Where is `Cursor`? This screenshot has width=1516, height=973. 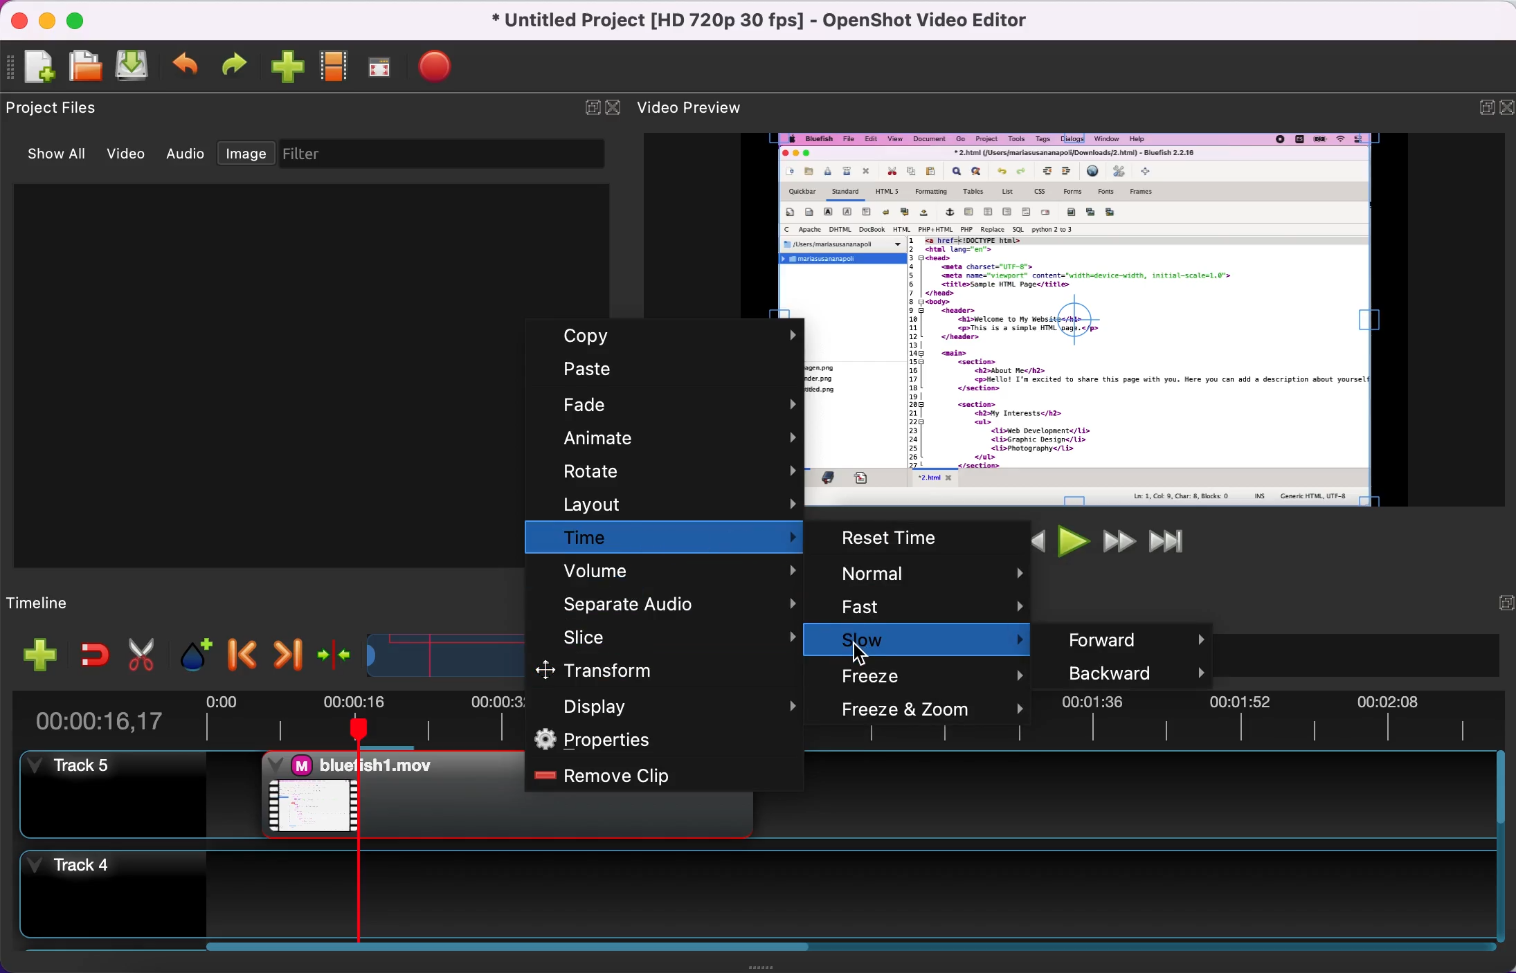 Cursor is located at coordinates (862, 654).